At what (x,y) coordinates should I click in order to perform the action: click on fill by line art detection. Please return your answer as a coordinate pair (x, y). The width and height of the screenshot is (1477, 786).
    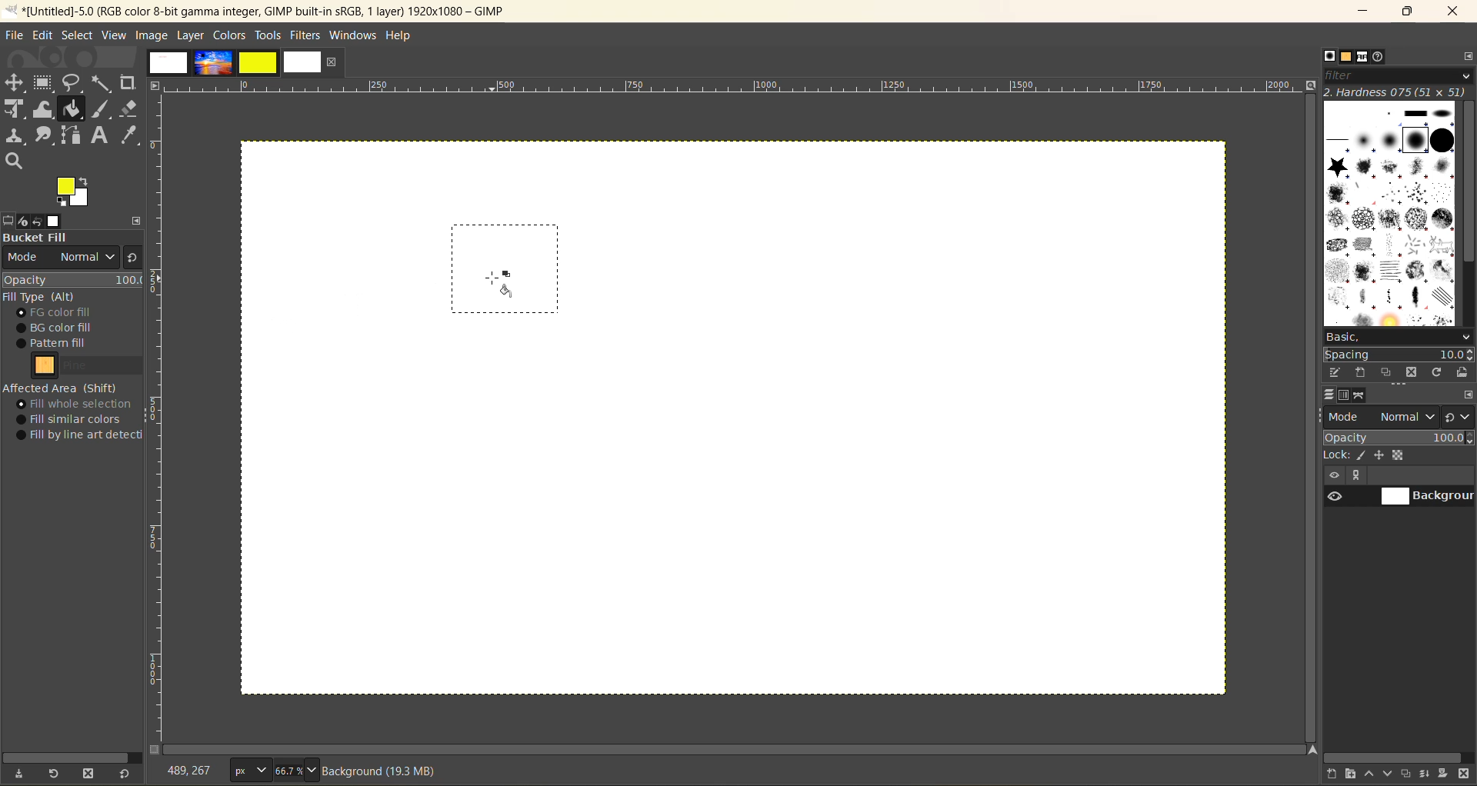
    Looking at the image, I should click on (83, 436).